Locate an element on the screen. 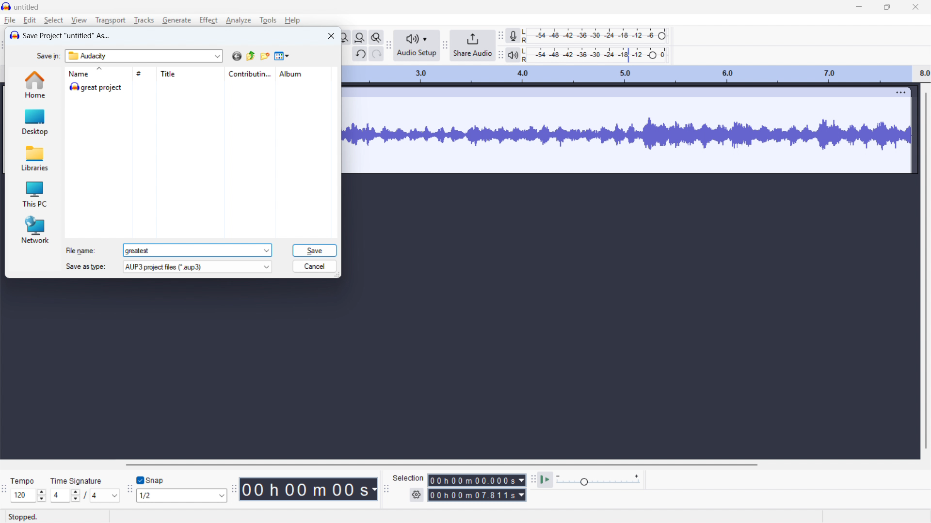 The width and height of the screenshot is (931, 523). share audio is located at coordinates (472, 46).